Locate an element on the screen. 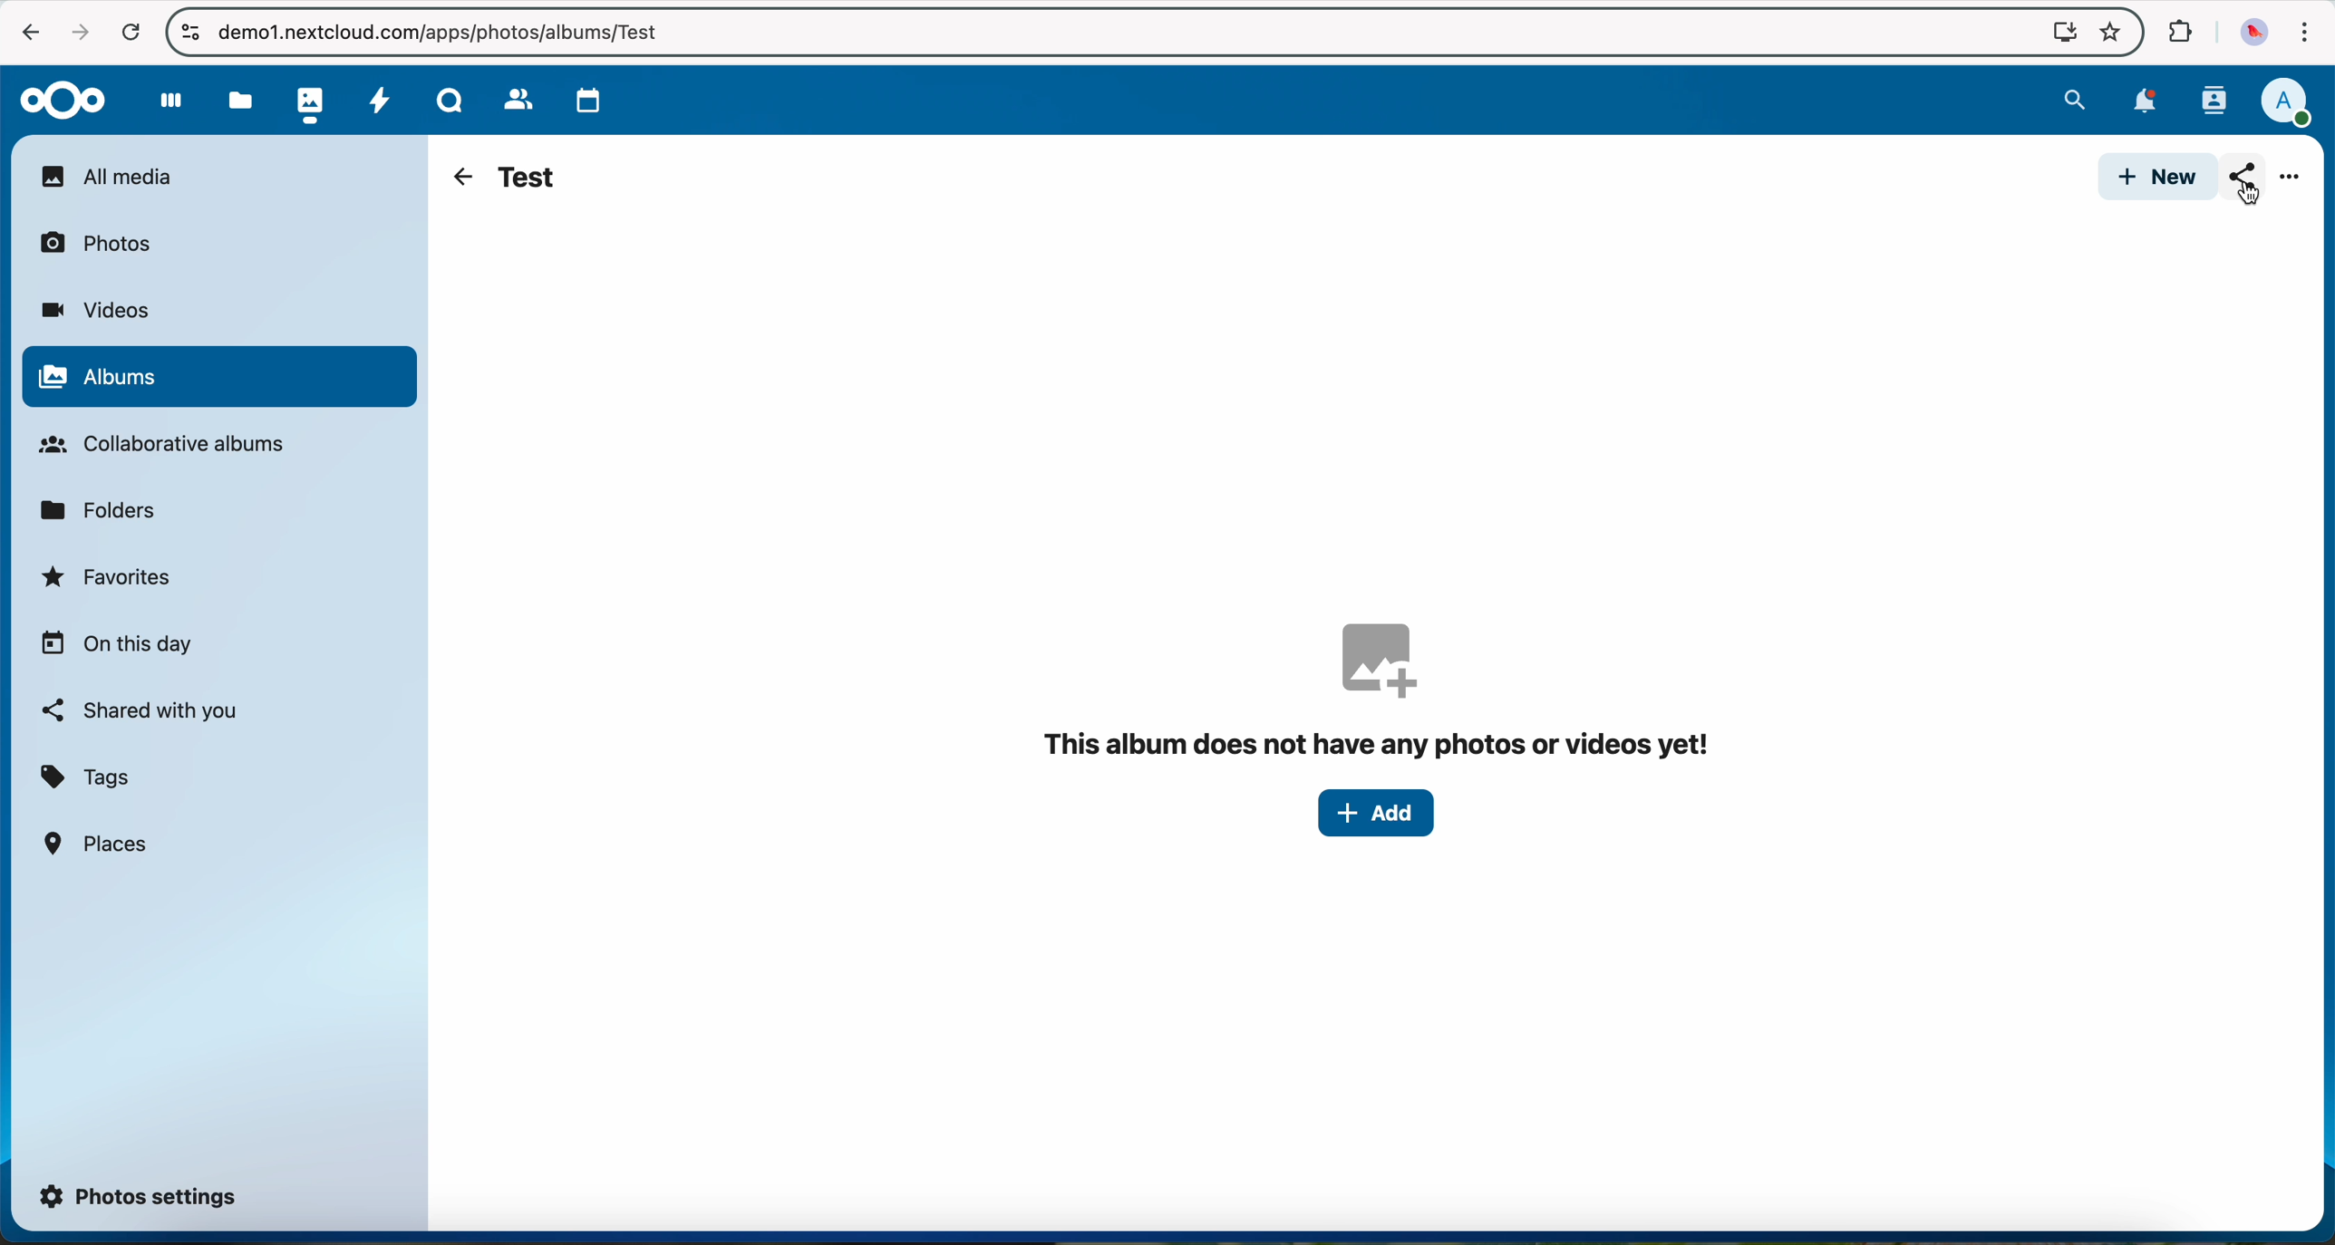  places is located at coordinates (99, 843).